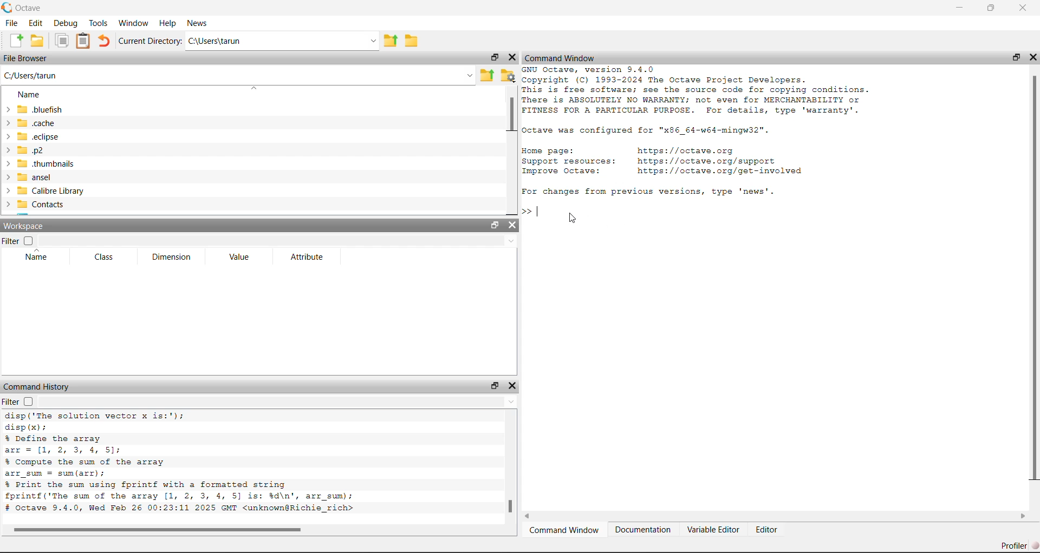 The height and width of the screenshot is (553, 1040). Describe the element at coordinates (134, 22) in the screenshot. I see `‘Window` at that location.